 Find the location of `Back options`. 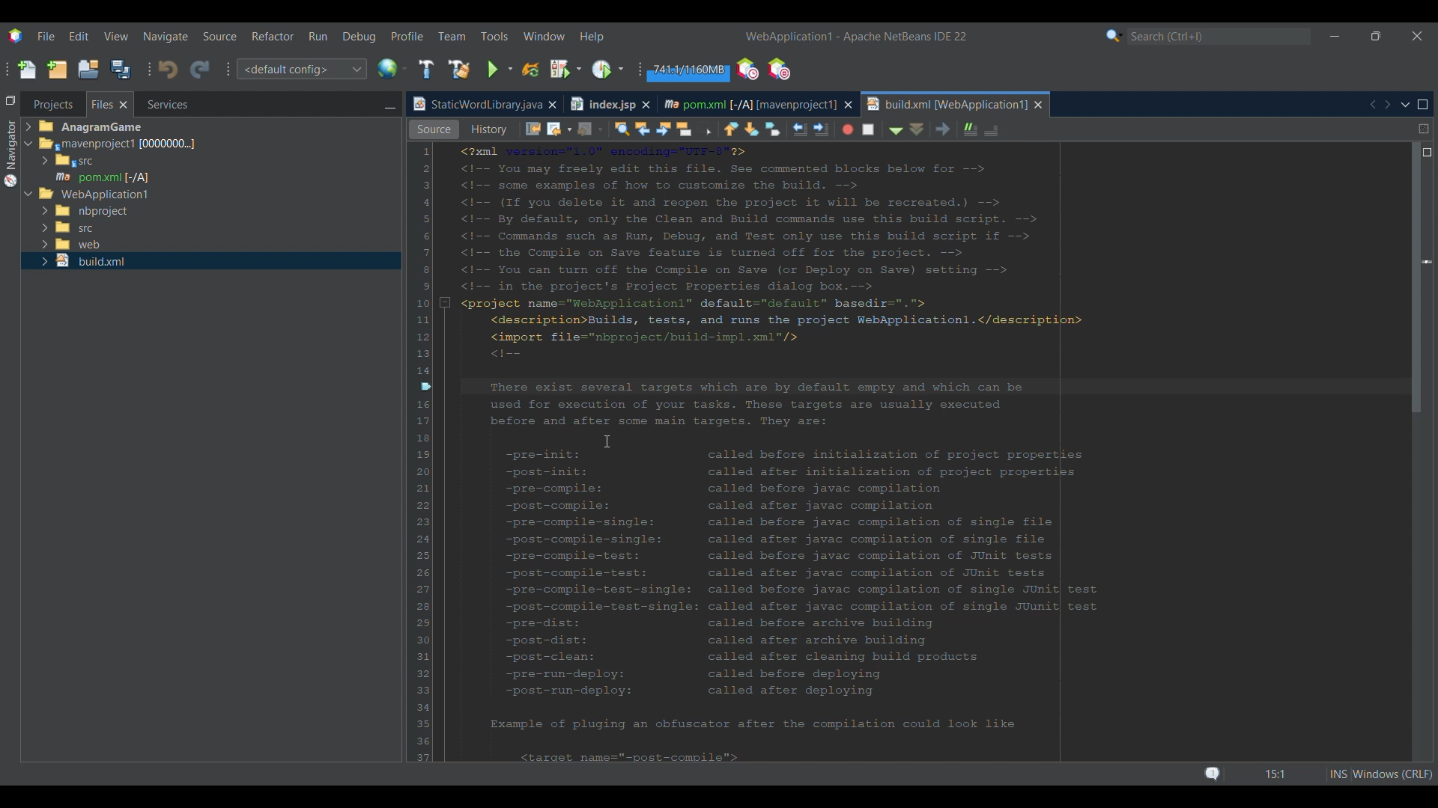

Back options is located at coordinates (691, 129).